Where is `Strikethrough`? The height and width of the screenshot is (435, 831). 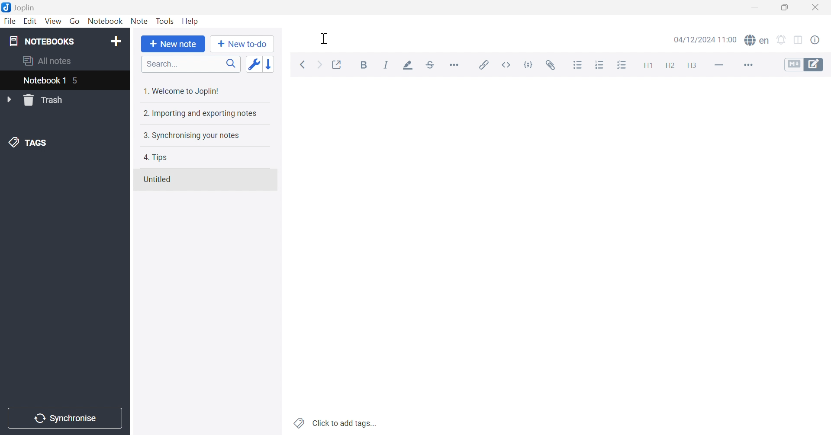 Strikethrough is located at coordinates (432, 66).